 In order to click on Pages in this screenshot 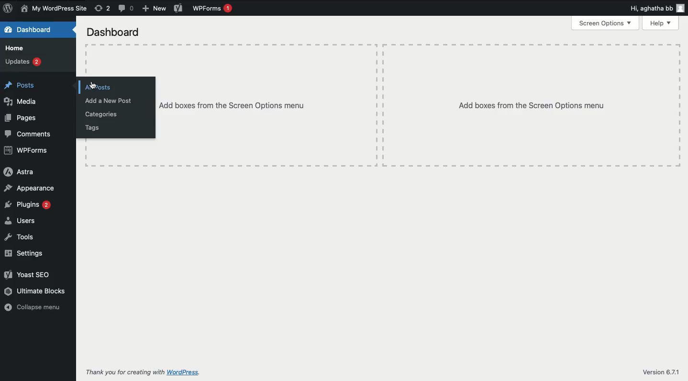, I will do `click(22, 118)`.